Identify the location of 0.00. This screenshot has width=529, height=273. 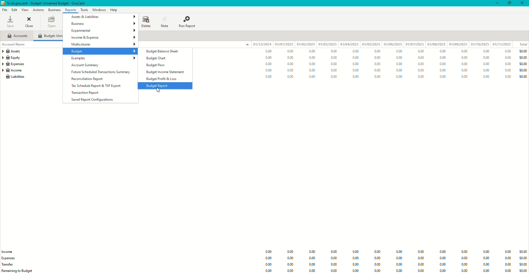
(267, 58).